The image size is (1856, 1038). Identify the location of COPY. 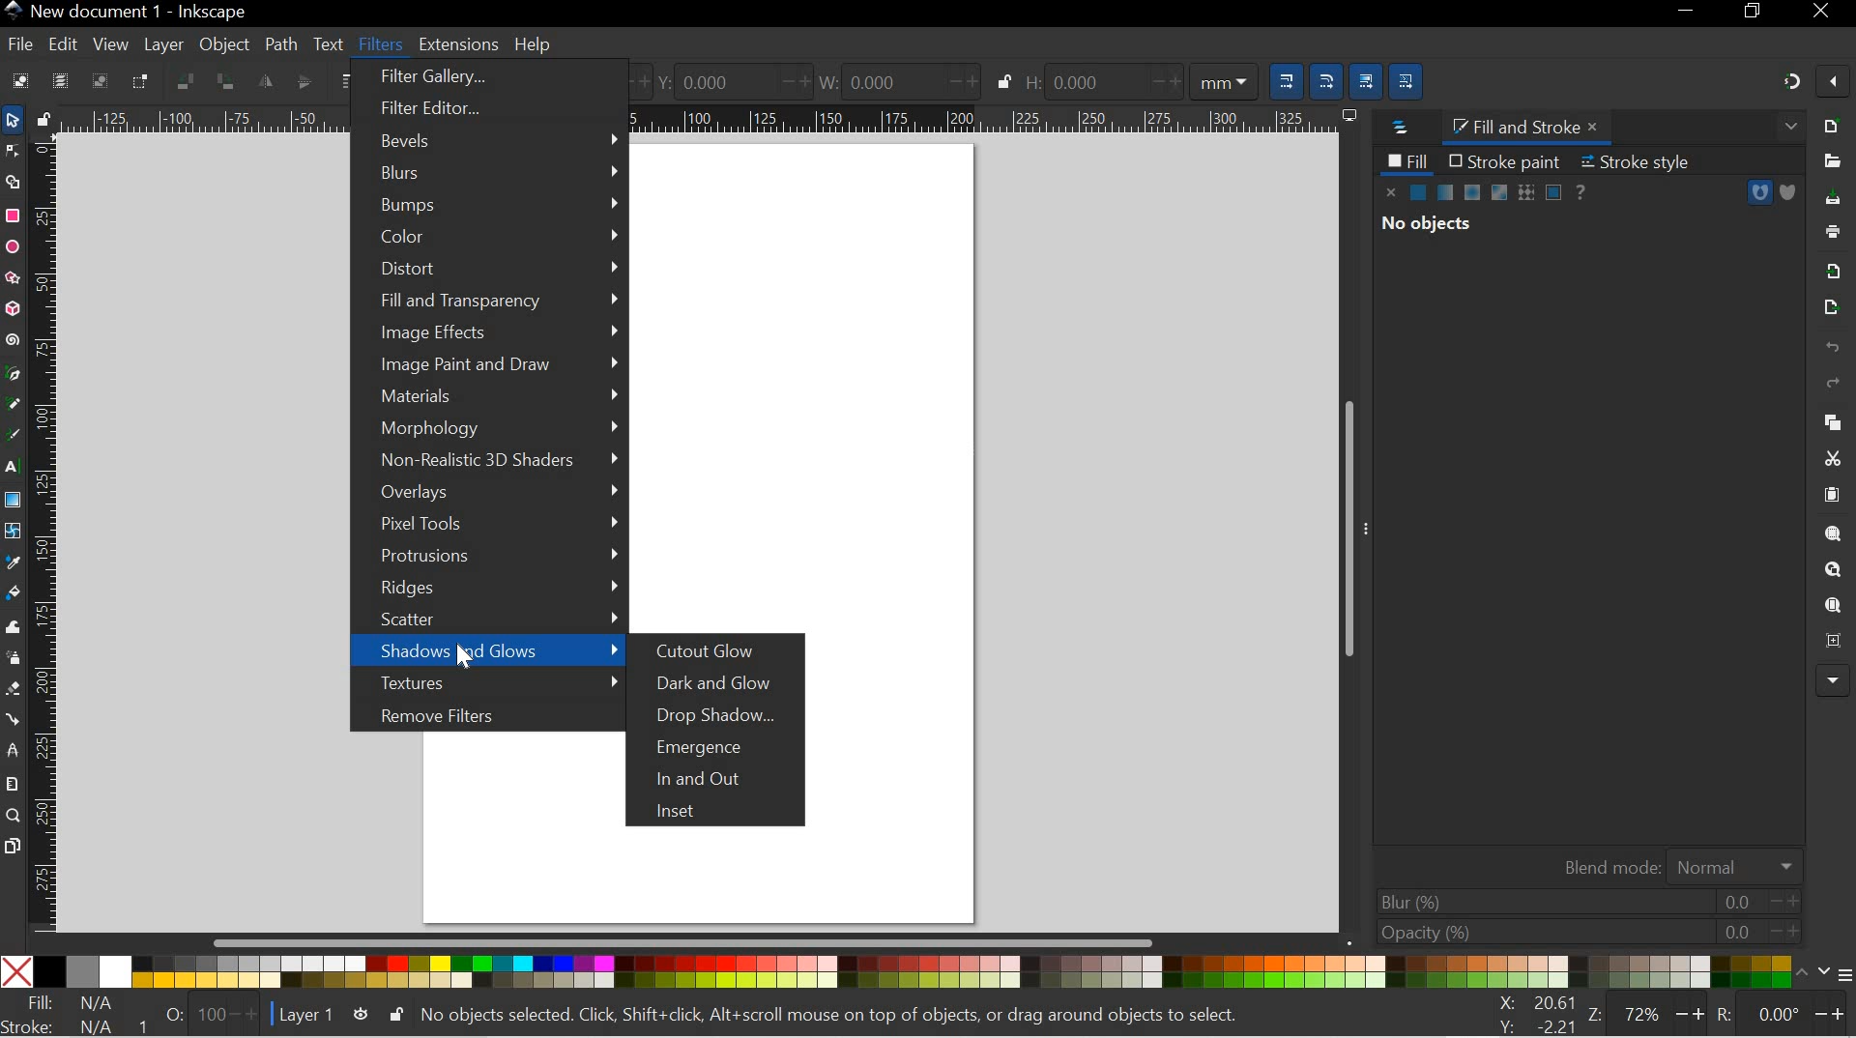
(1829, 419).